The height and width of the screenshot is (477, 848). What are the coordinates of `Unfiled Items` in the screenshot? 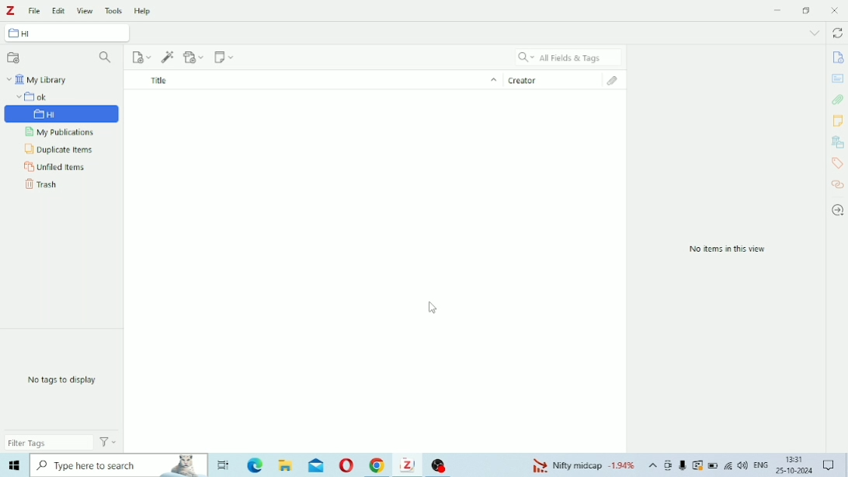 It's located at (57, 166).